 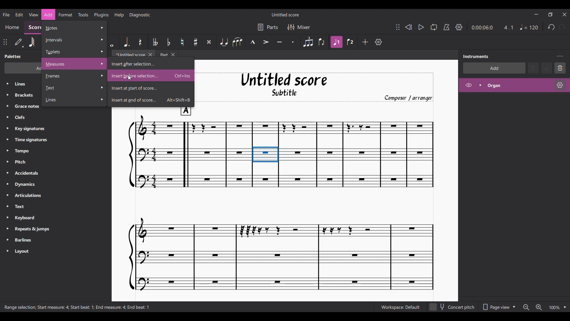 What do you see at coordinates (351, 42) in the screenshot?
I see `Voice 2` at bounding box center [351, 42].